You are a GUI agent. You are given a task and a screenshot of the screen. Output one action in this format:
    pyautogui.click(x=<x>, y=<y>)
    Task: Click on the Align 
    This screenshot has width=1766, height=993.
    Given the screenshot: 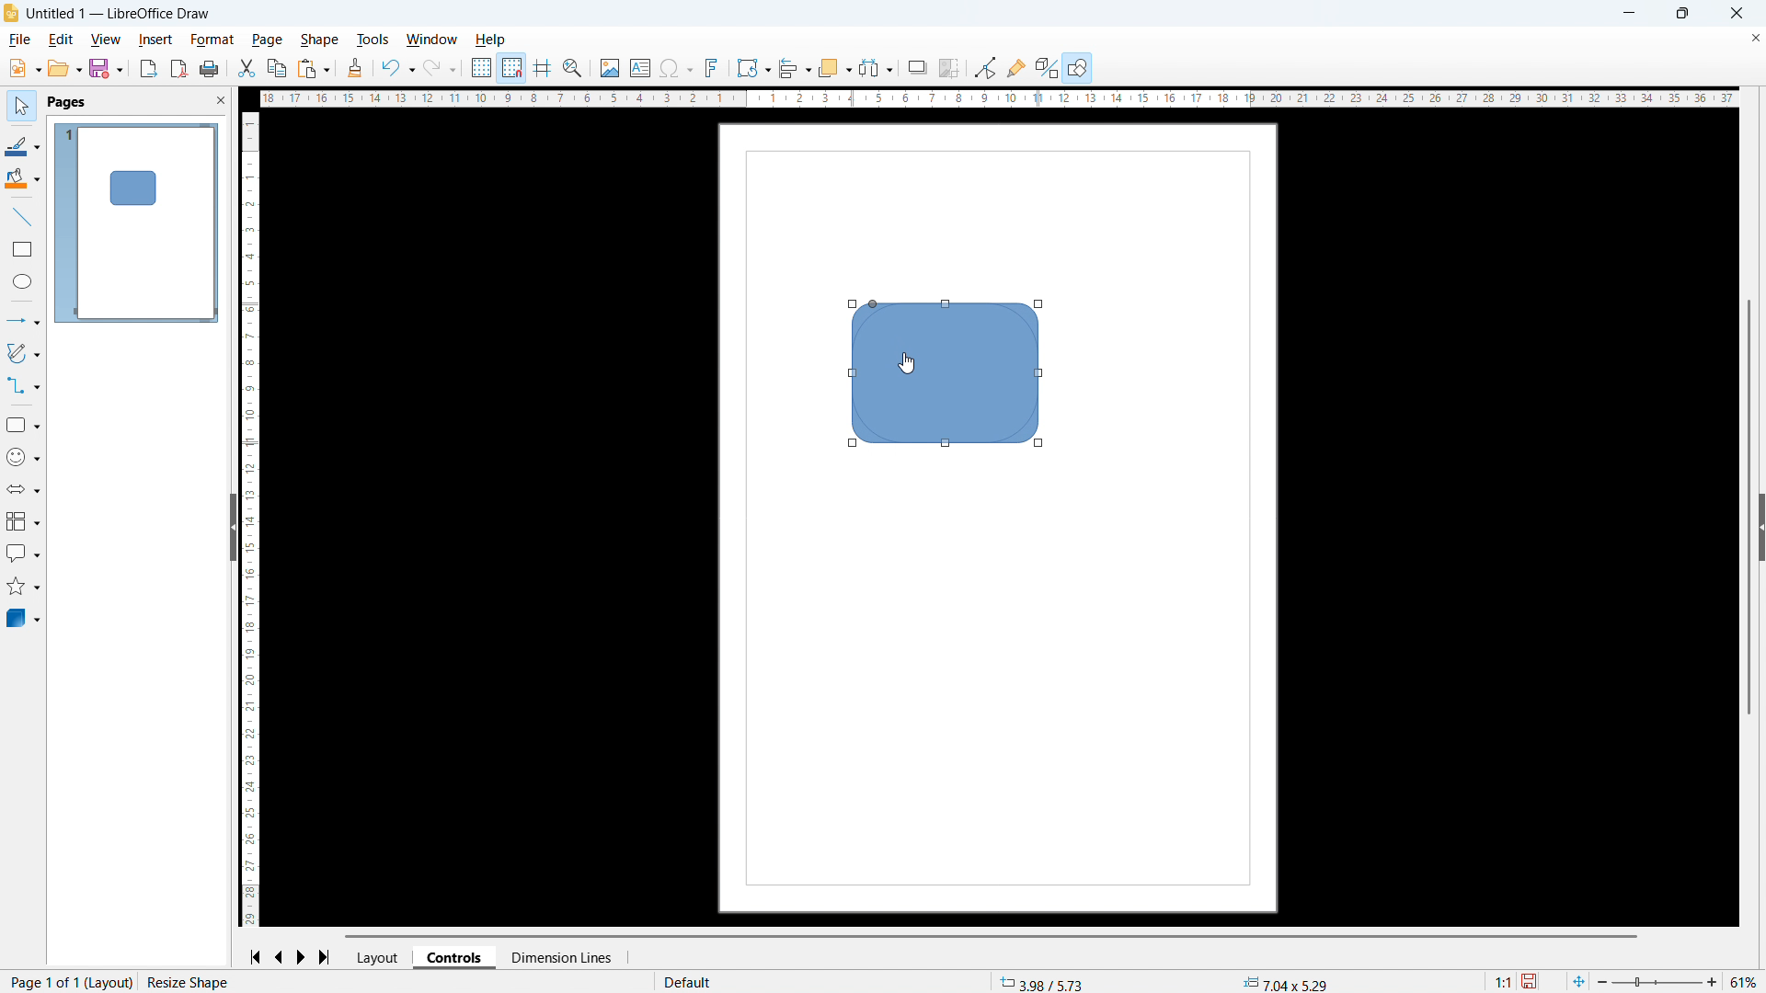 What is the action you would take?
    pyautogui.click(x=795, y=69)
    